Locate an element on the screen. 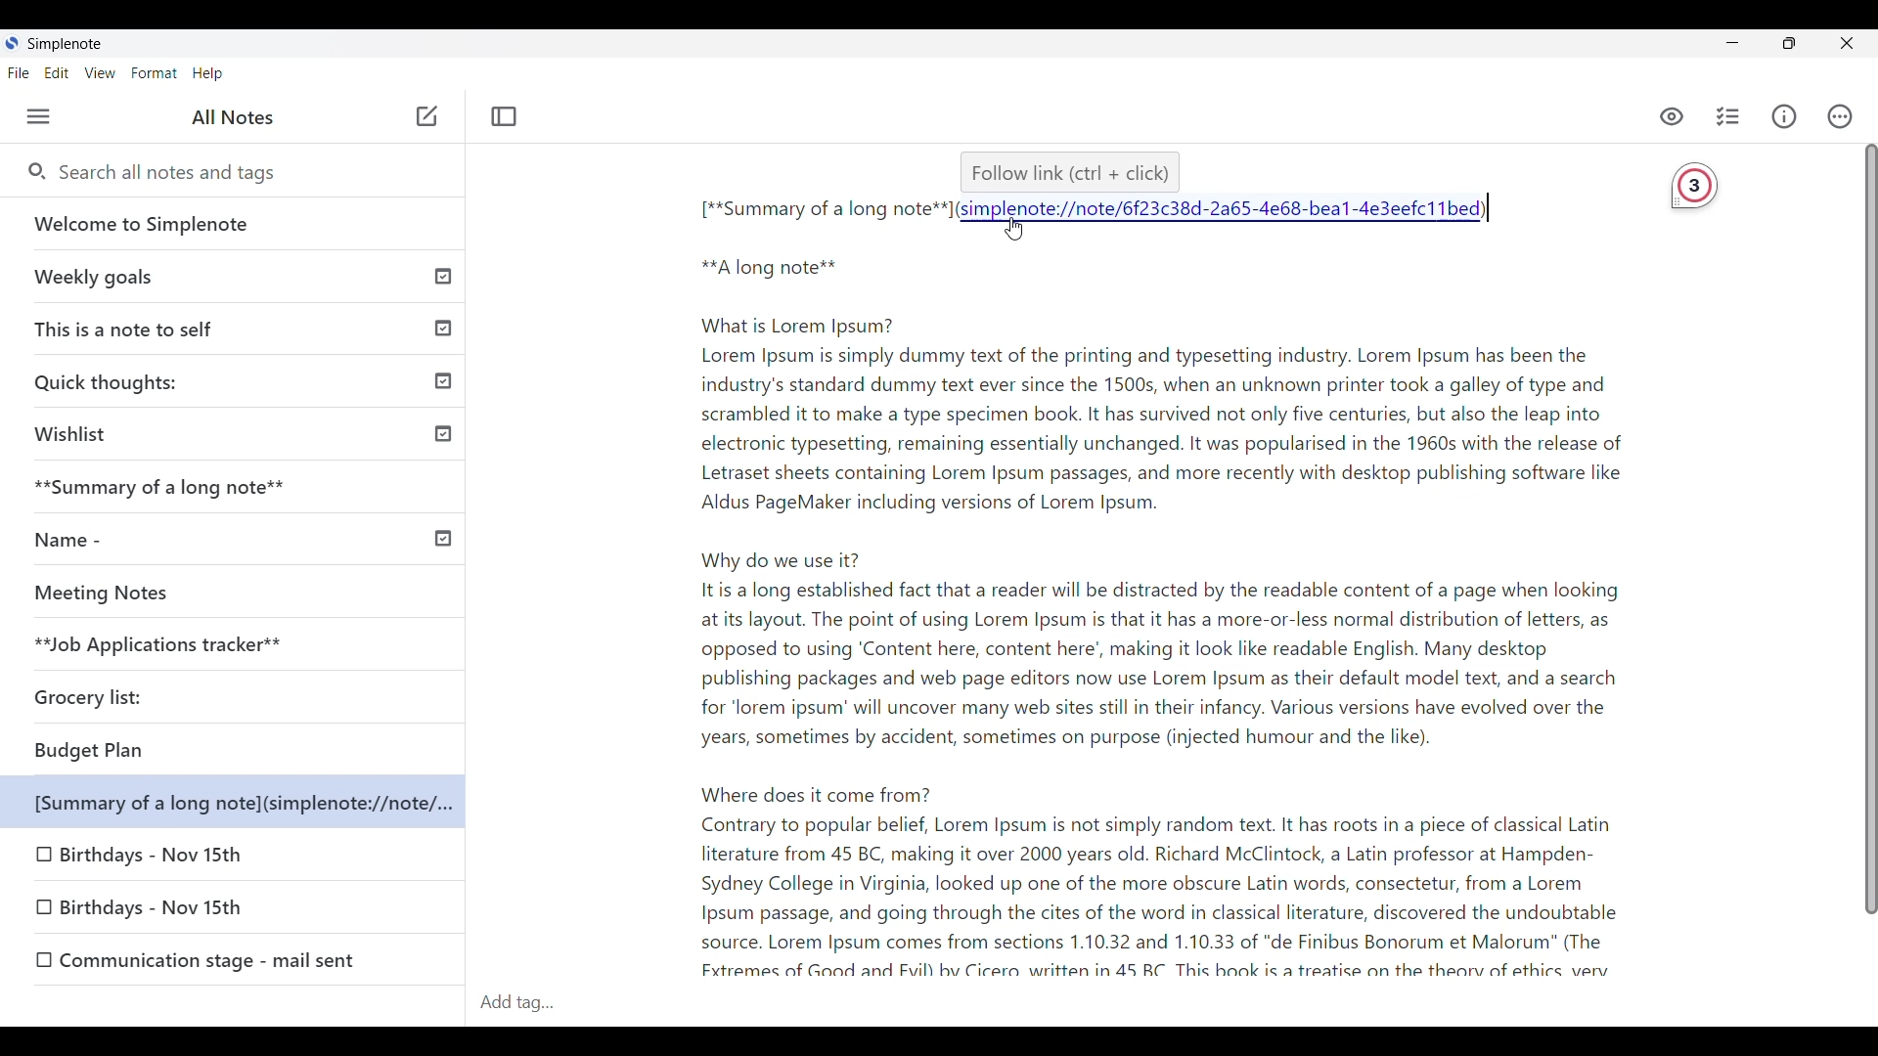 The image size is (1878, 1056). Follow link (ctrl + click) is located at coordinates (1060, 169).